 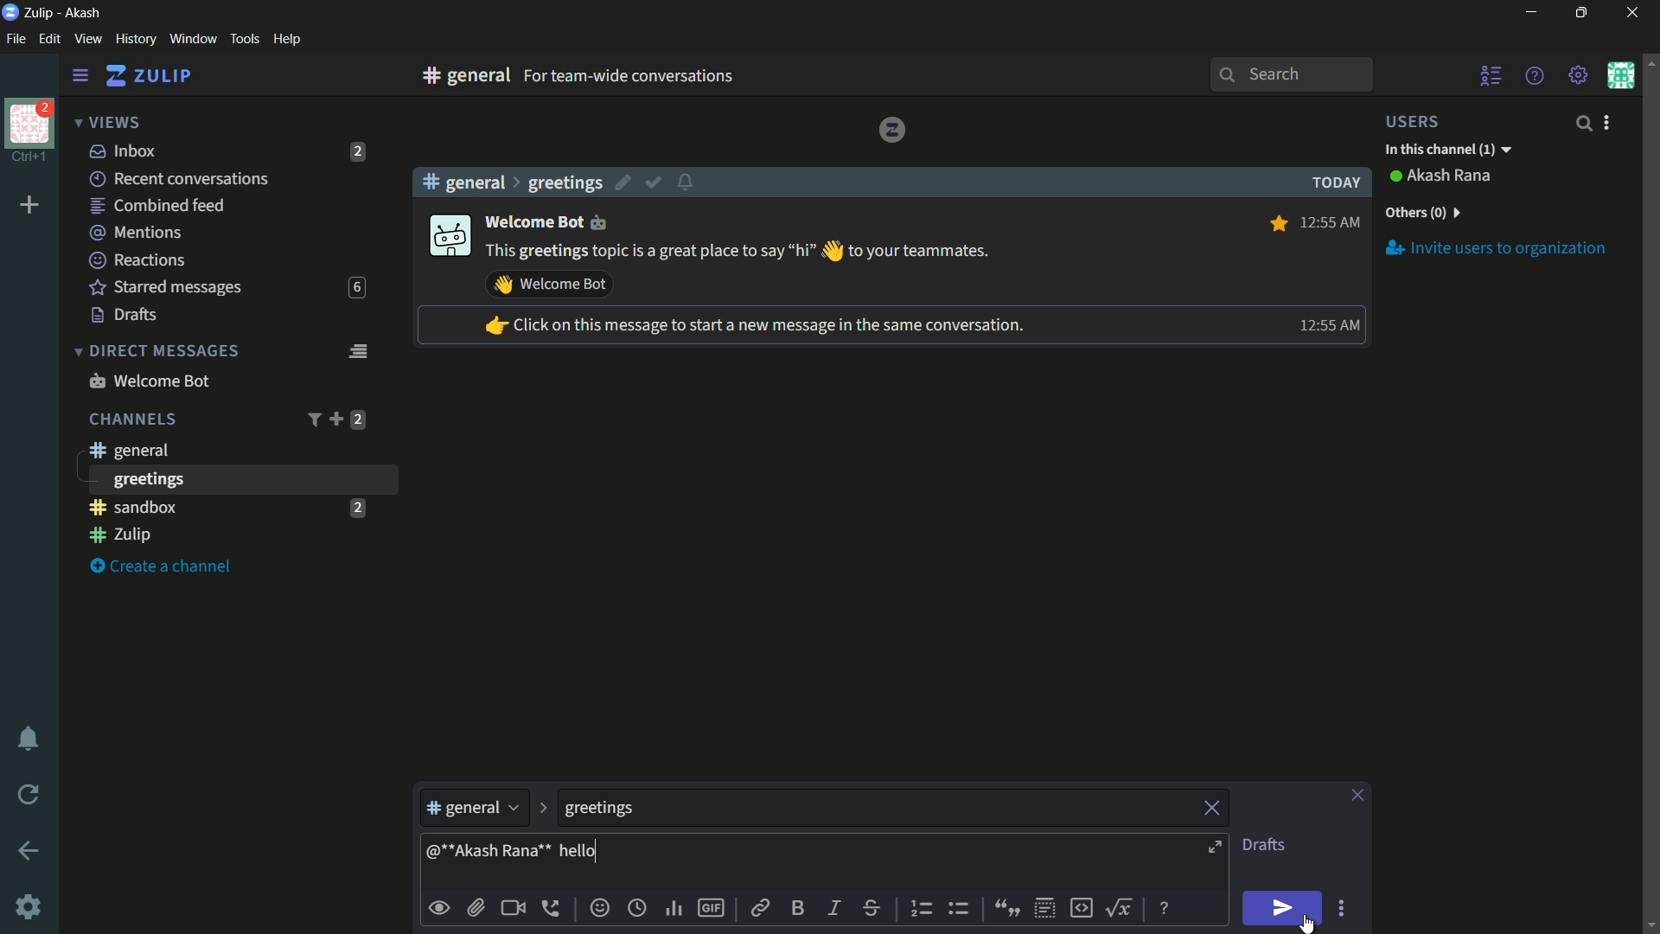 I want to click on Send wave emoji to welcome bot, so click(x=550, y=285).